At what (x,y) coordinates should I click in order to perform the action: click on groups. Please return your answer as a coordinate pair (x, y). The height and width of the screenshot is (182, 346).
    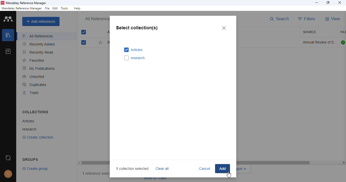
    Looking at the image, I should click on (30, 159).